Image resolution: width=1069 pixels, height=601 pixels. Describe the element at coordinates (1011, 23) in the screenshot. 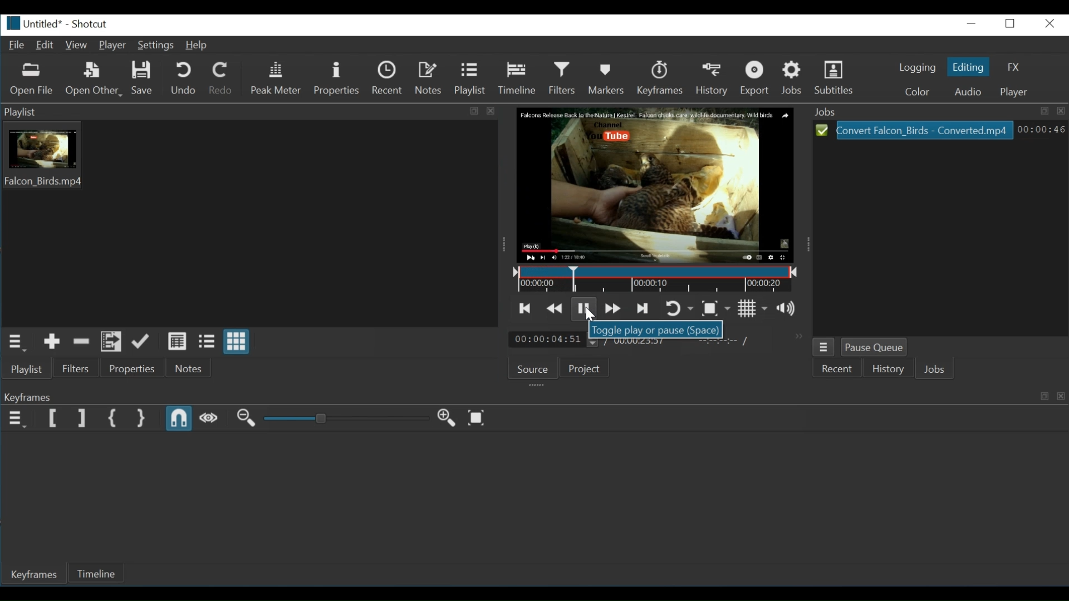

I see `maximize` at that location.